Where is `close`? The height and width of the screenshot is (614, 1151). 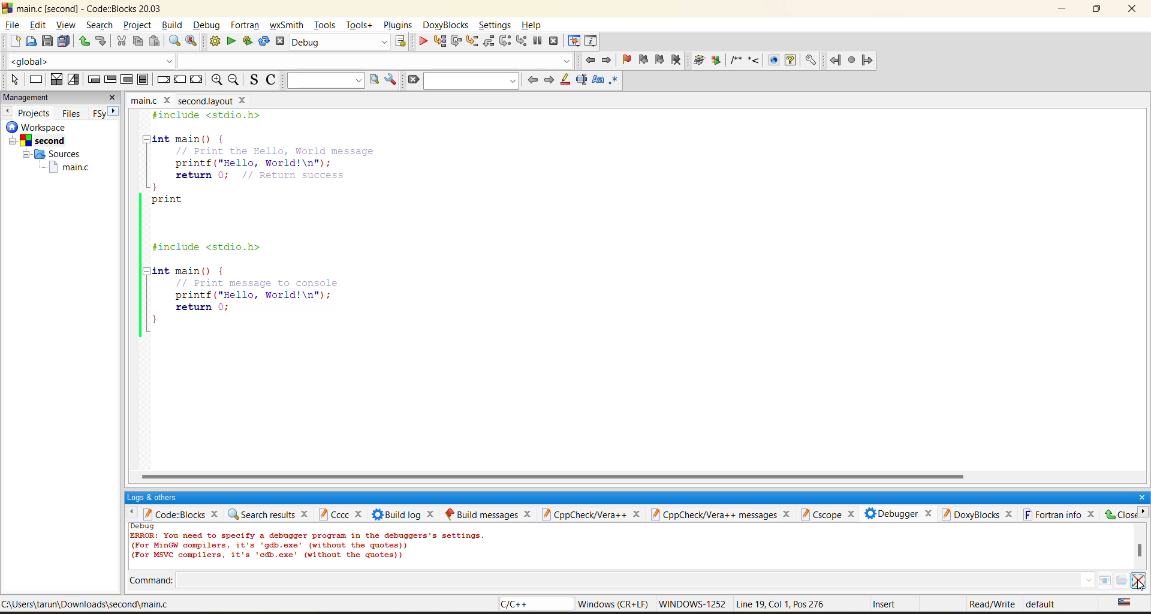
close is located at coordinates (117, 99).